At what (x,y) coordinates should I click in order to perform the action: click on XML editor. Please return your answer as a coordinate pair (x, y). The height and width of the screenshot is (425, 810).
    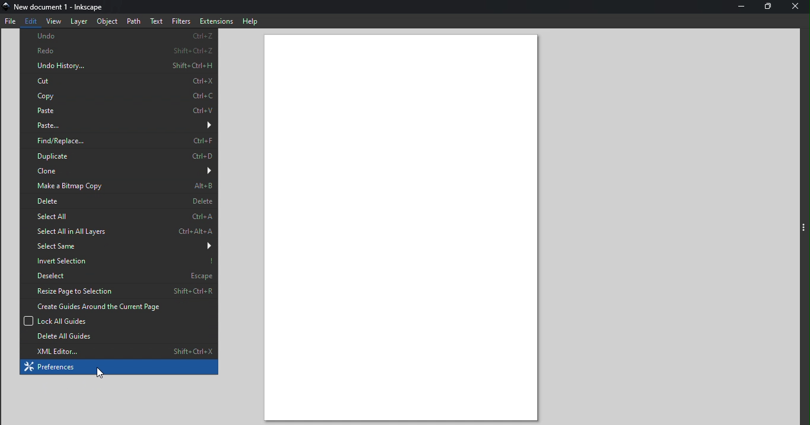
    Looking at the image, I should click on (119, 351).